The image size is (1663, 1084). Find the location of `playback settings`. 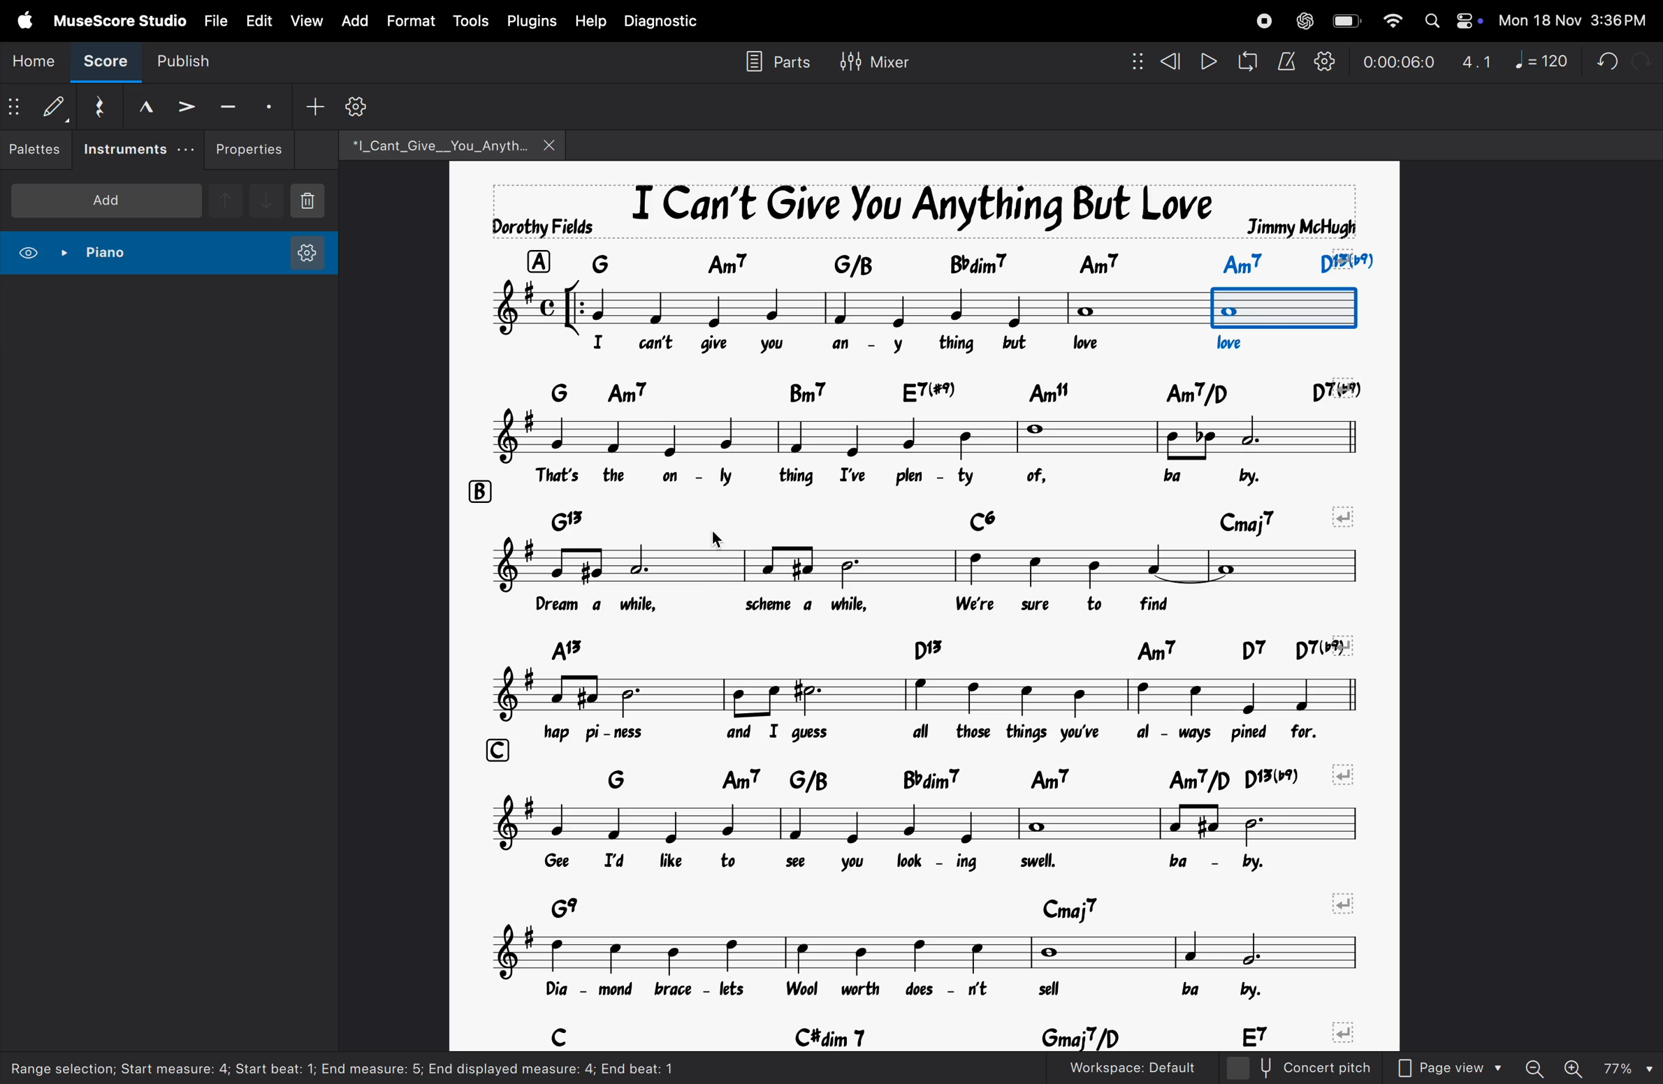

playback settings is located at coordinates (1323, 62).